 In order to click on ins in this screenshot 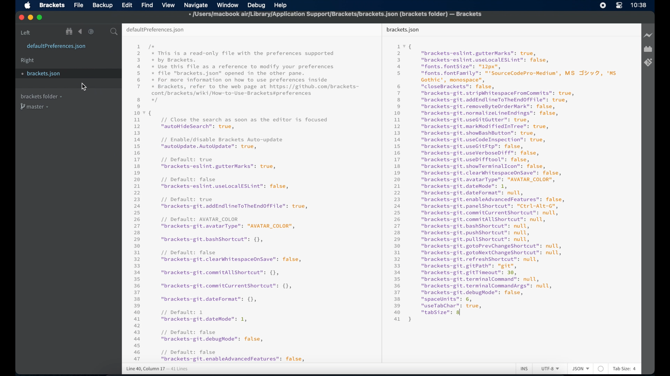, I will do `click(524, 369)`.